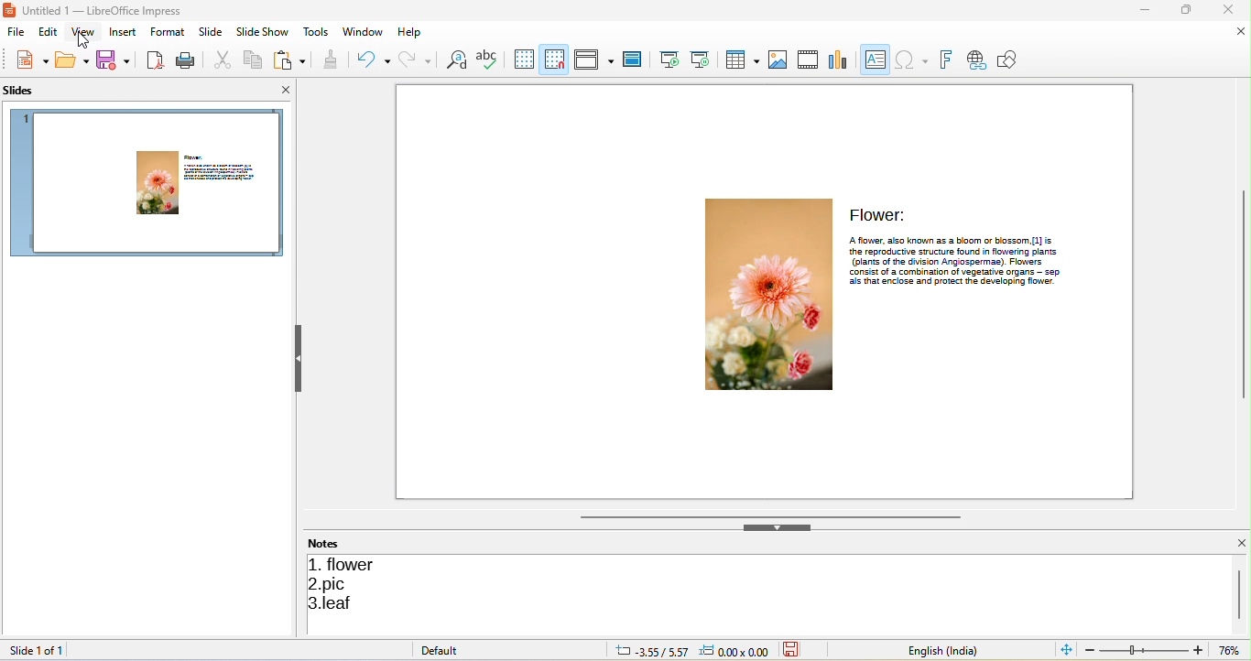 The width and height of the screenshot is (1251, 661). What do you see at coordinates (556, 60) in the screenshot?
I see `snap grids` at bounding box center [556, 60].